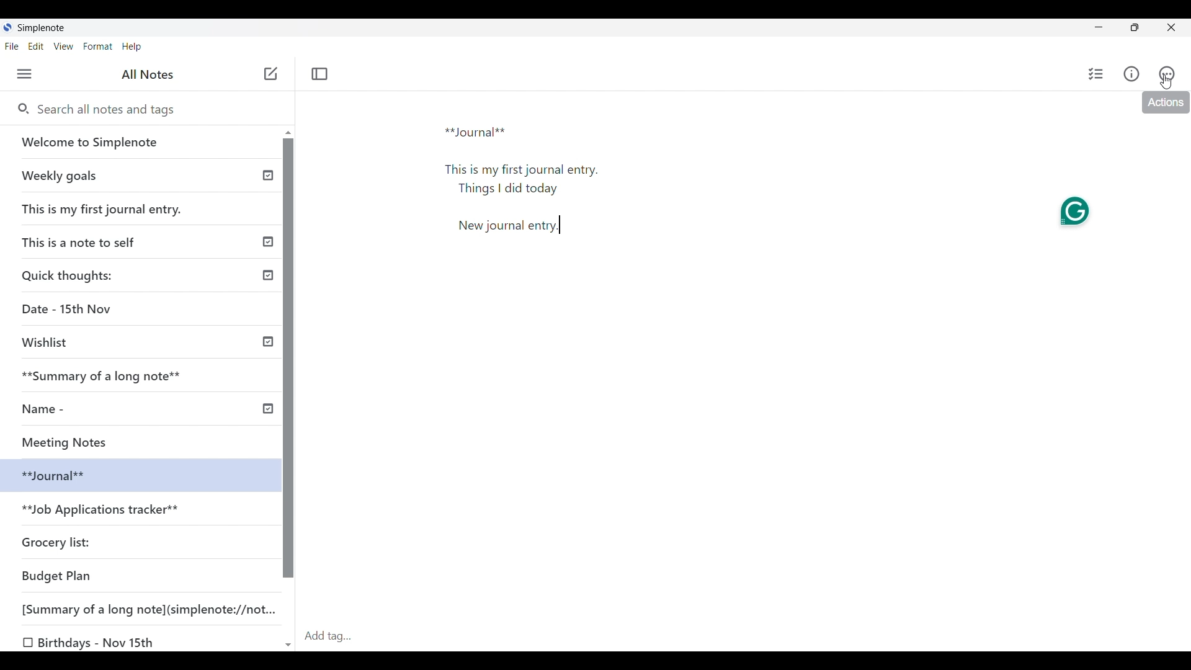 Image resolution: width=1191 pixels, height=670 pixels. What do you see at coordinates (47, 409) in the screenshot?
I see `Name -` at bounding box center [47, 409].